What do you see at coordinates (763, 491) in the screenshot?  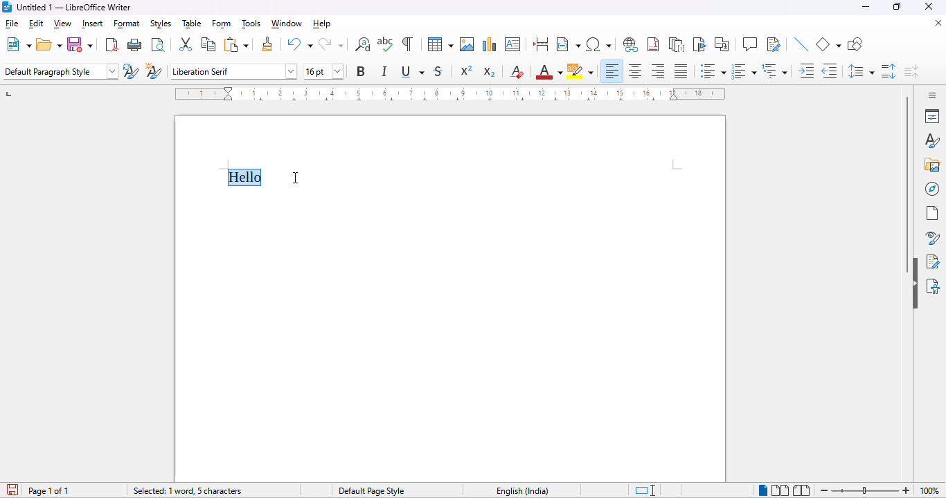 I see `single-page view` at bounding box center [763, 491].